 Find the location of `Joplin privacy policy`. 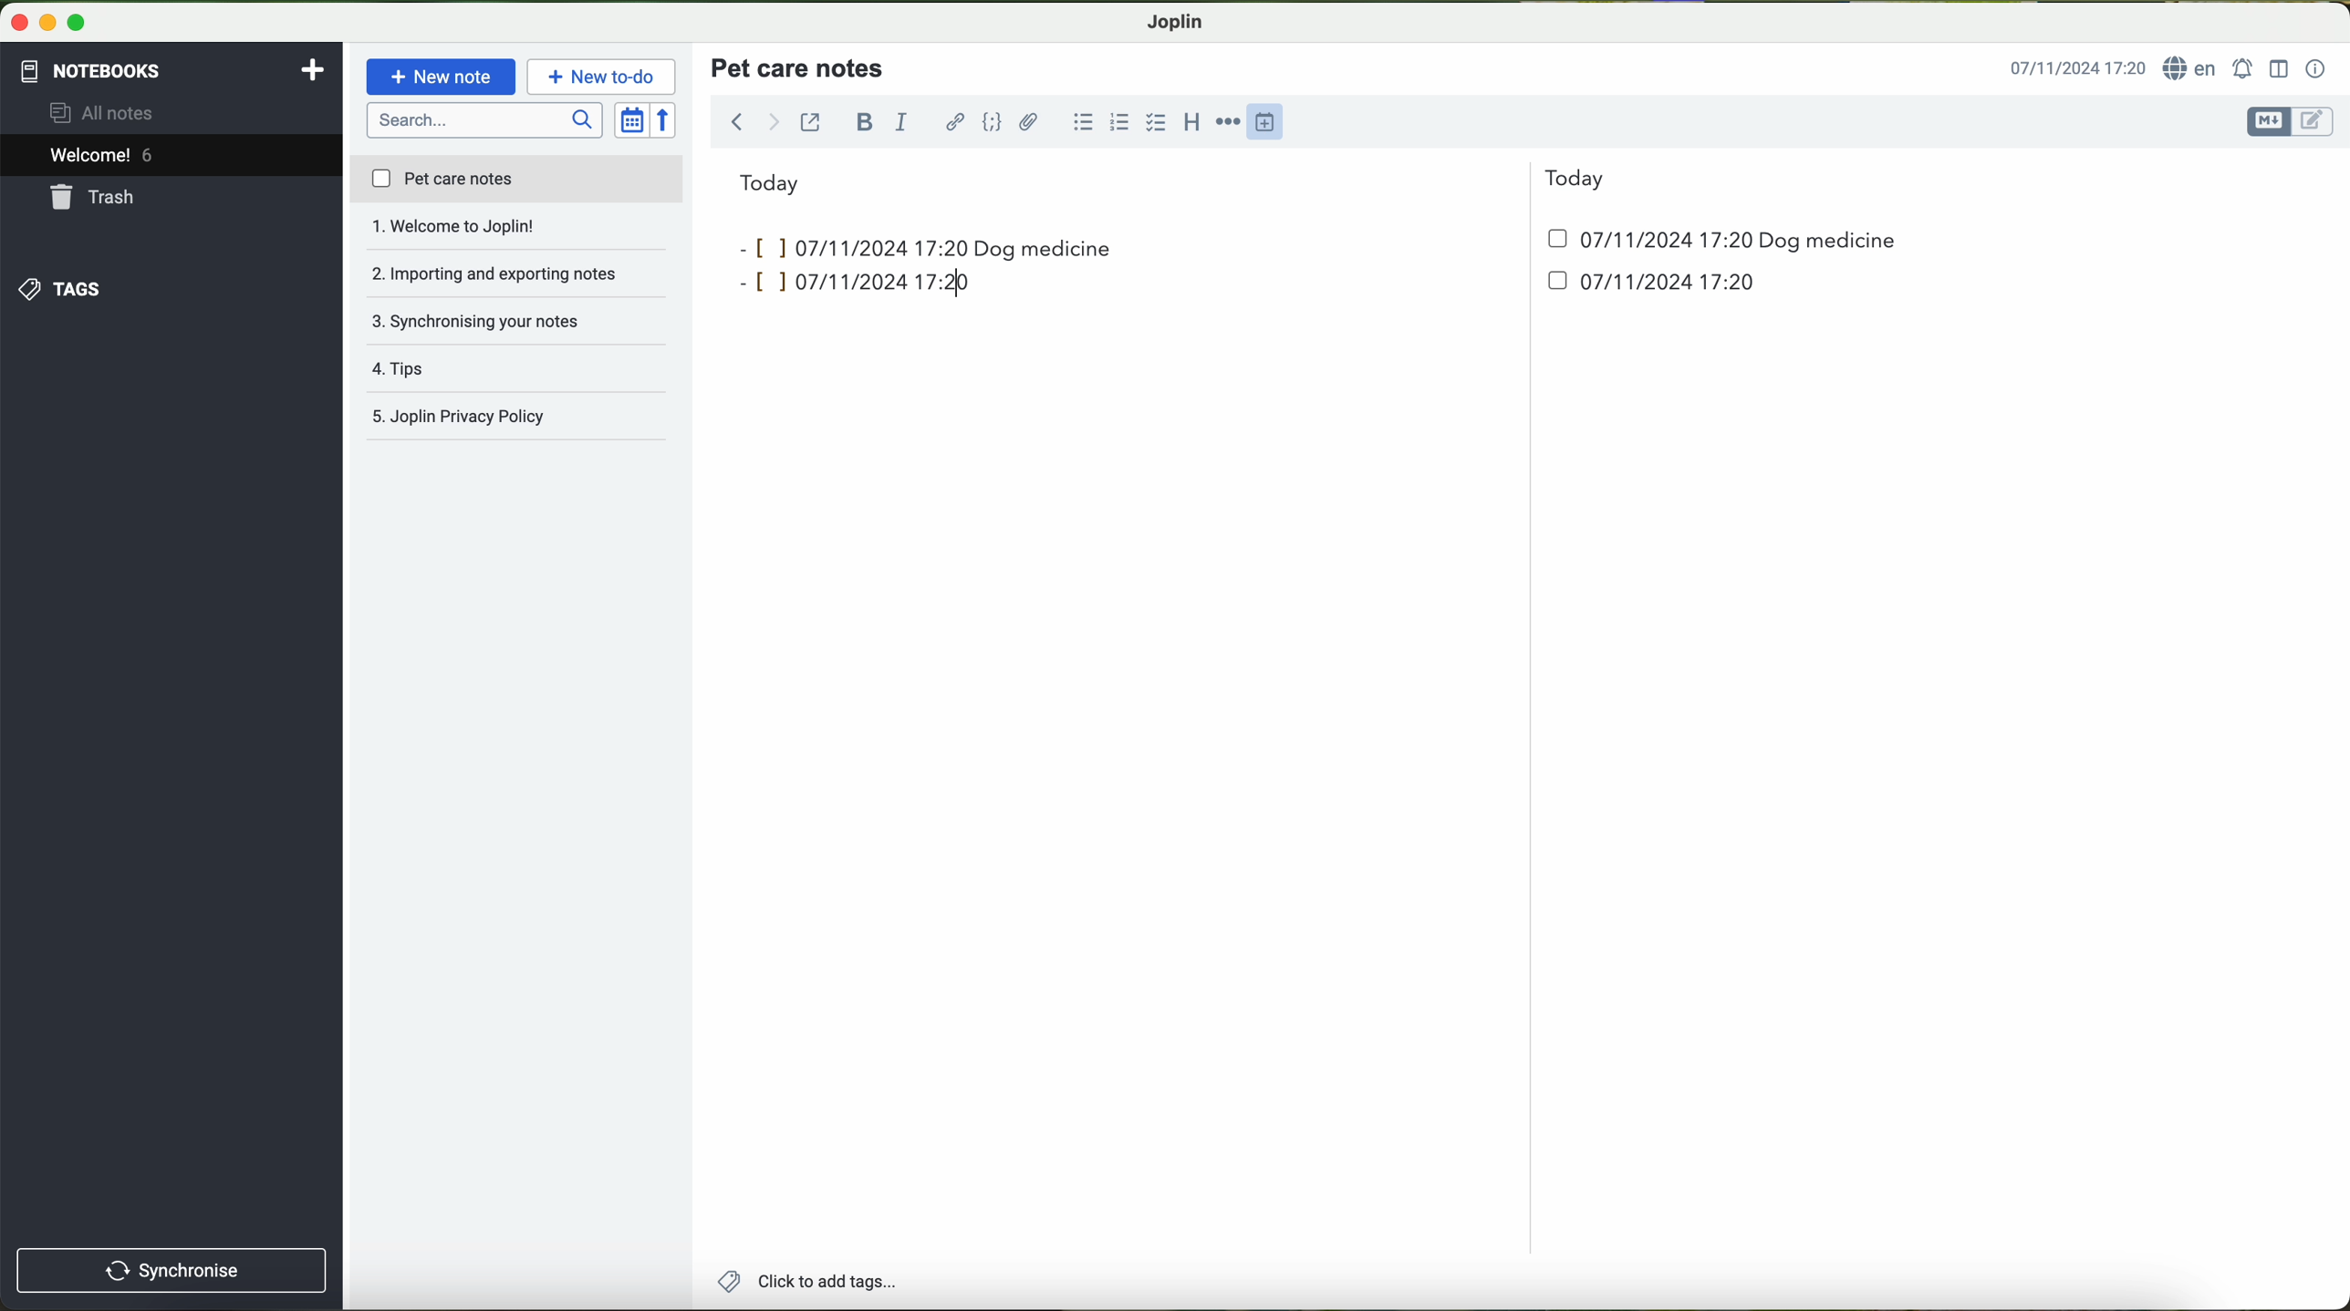

Joplin privacy policy is located at coordinates (518, 369).